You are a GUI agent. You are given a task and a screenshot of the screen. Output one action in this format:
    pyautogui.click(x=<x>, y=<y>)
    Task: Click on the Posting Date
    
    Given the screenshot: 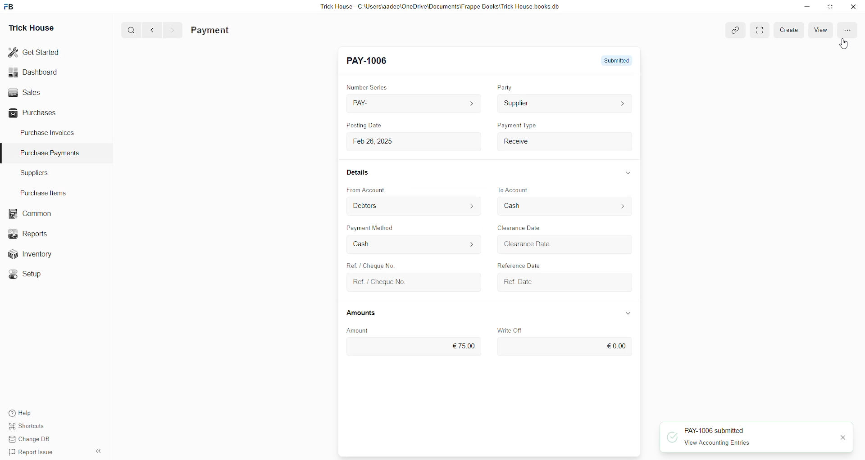 What is the action you would take?
    pyautogui.click(x=371, y=124)
    